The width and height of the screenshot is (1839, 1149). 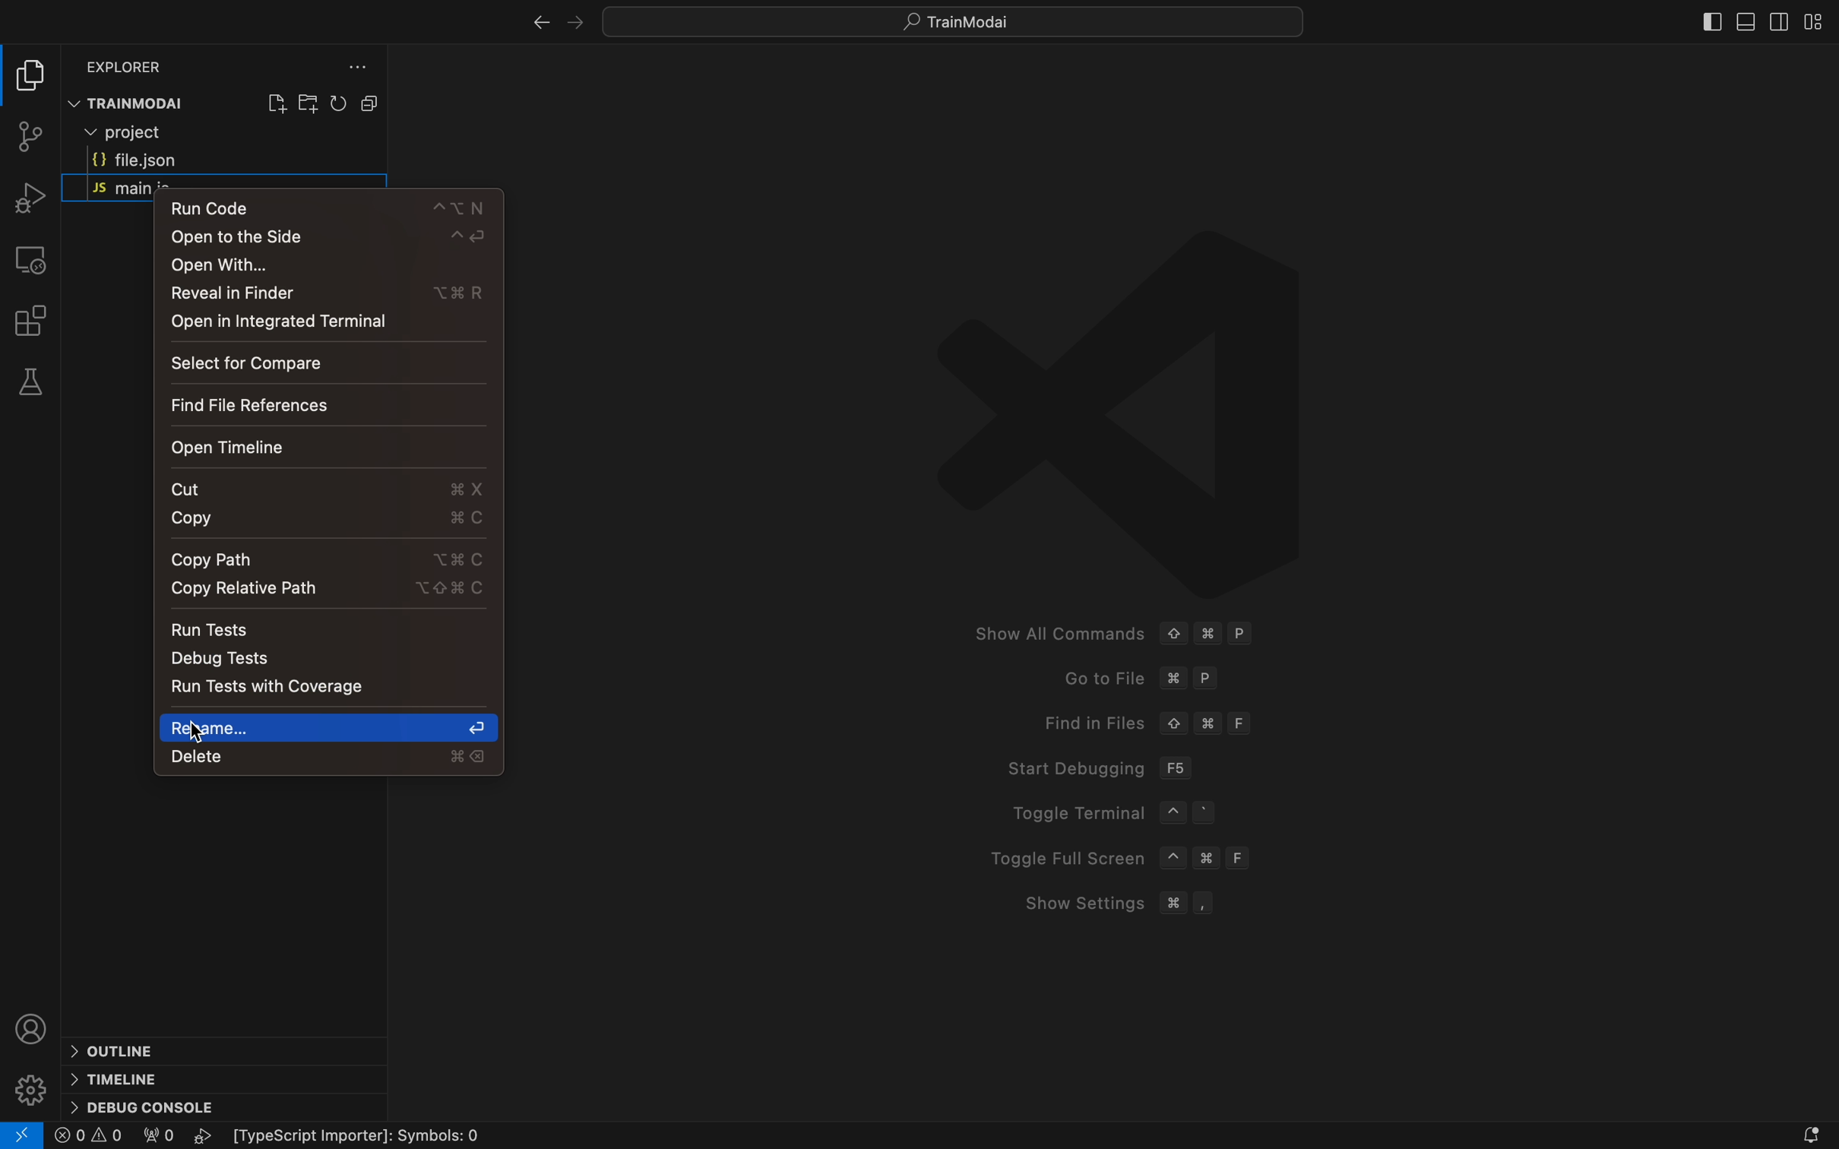 What do you see at coordinates (328, 403) in the screenshot?
I see `file reference ` at bounding box center [328, 403].